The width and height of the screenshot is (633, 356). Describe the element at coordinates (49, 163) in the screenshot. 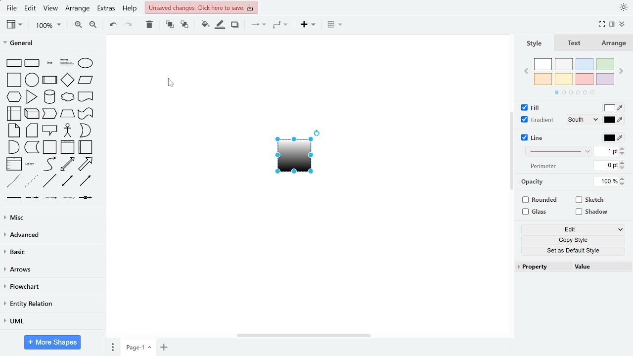

I see `general shapes` at that location.